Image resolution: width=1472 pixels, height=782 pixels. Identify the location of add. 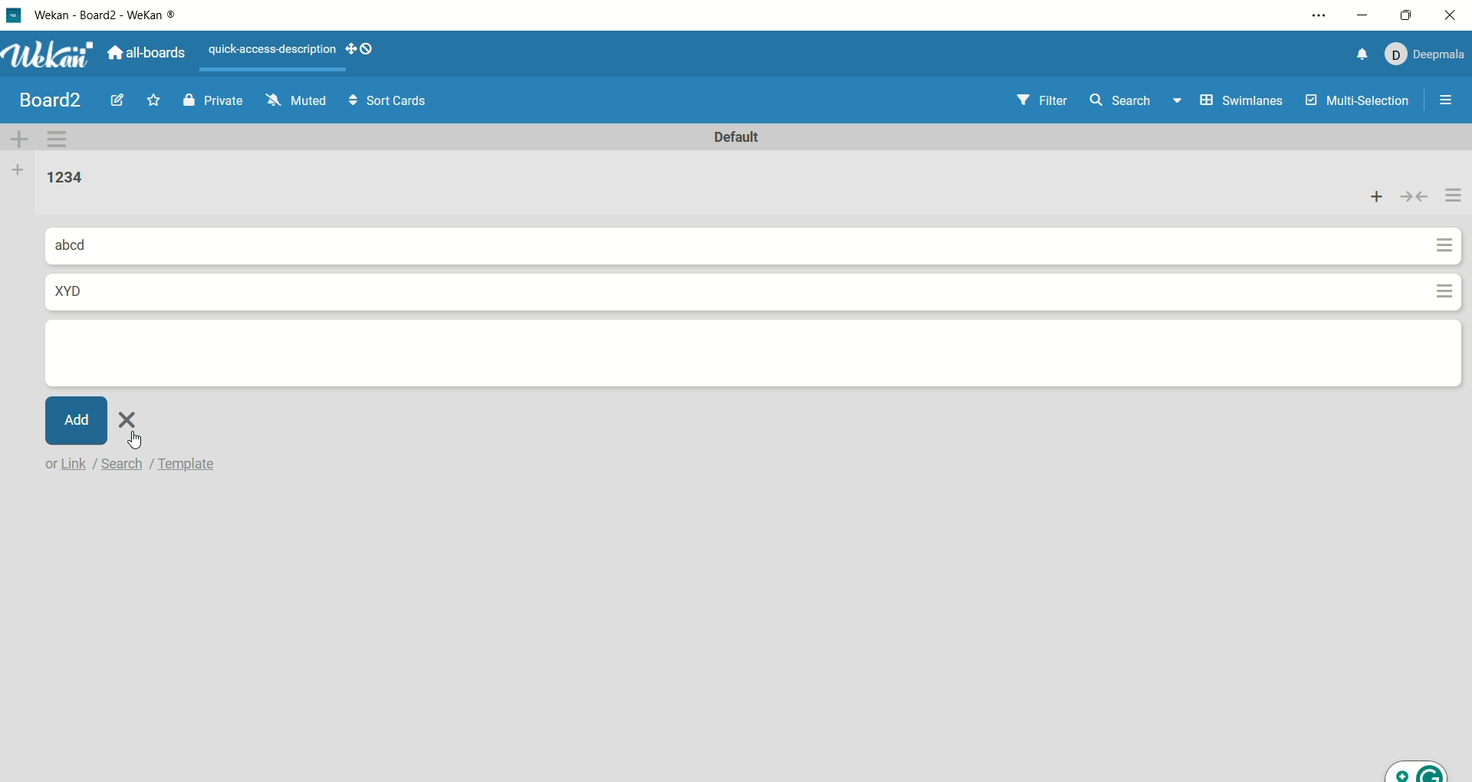
(76, 420).